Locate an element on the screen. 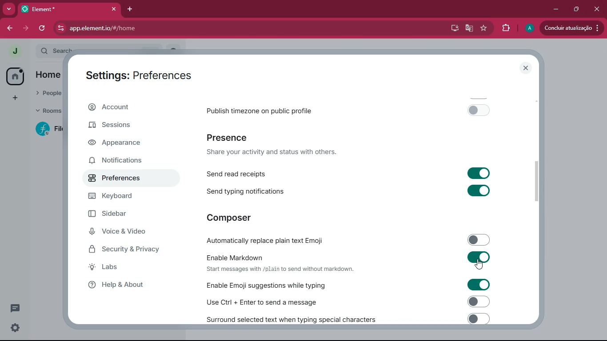 The height and width of the screenshot is (341, 607). send typing is located at coordinates (349, 191).